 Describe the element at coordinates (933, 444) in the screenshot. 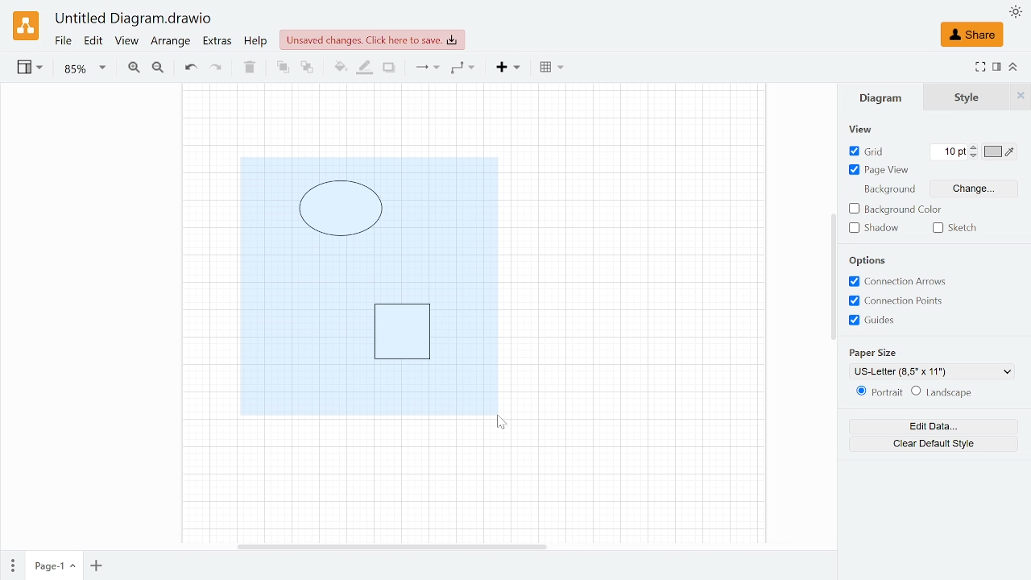

I see `Clear default style` at that location.